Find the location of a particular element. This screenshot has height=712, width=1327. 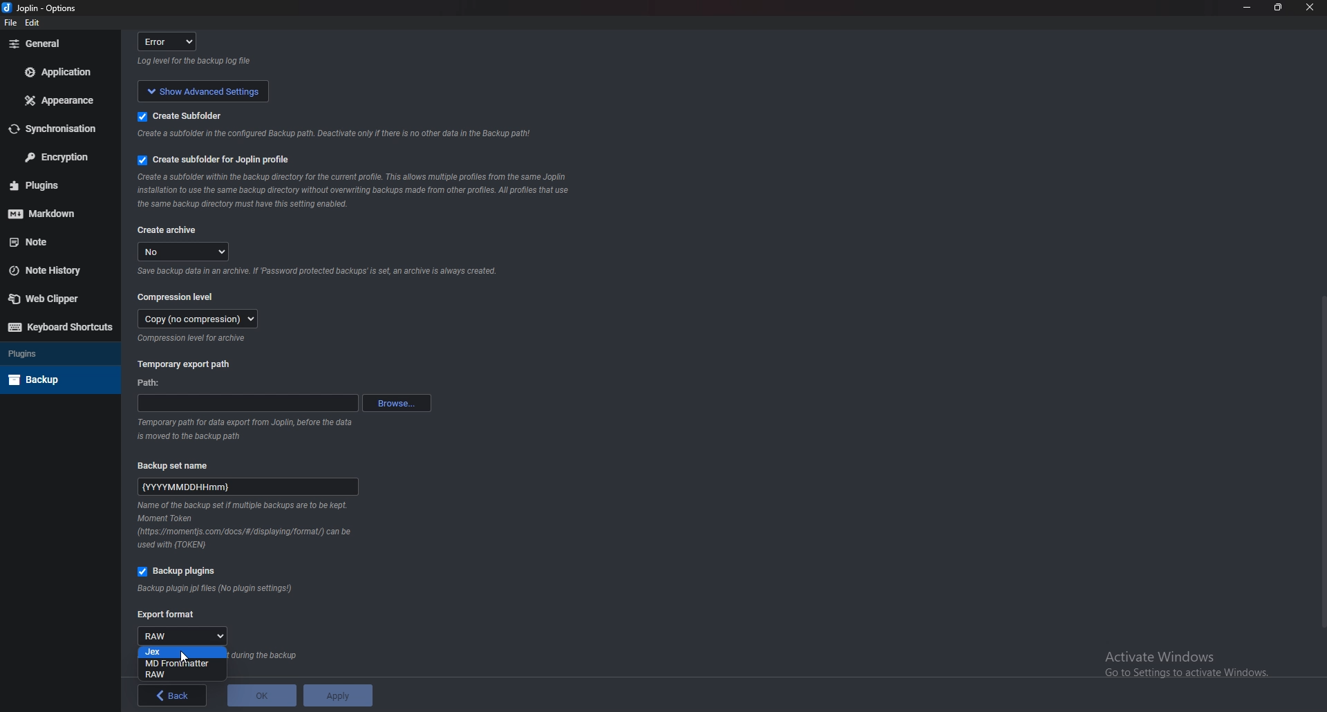

info is located at coordinates (317, 272).